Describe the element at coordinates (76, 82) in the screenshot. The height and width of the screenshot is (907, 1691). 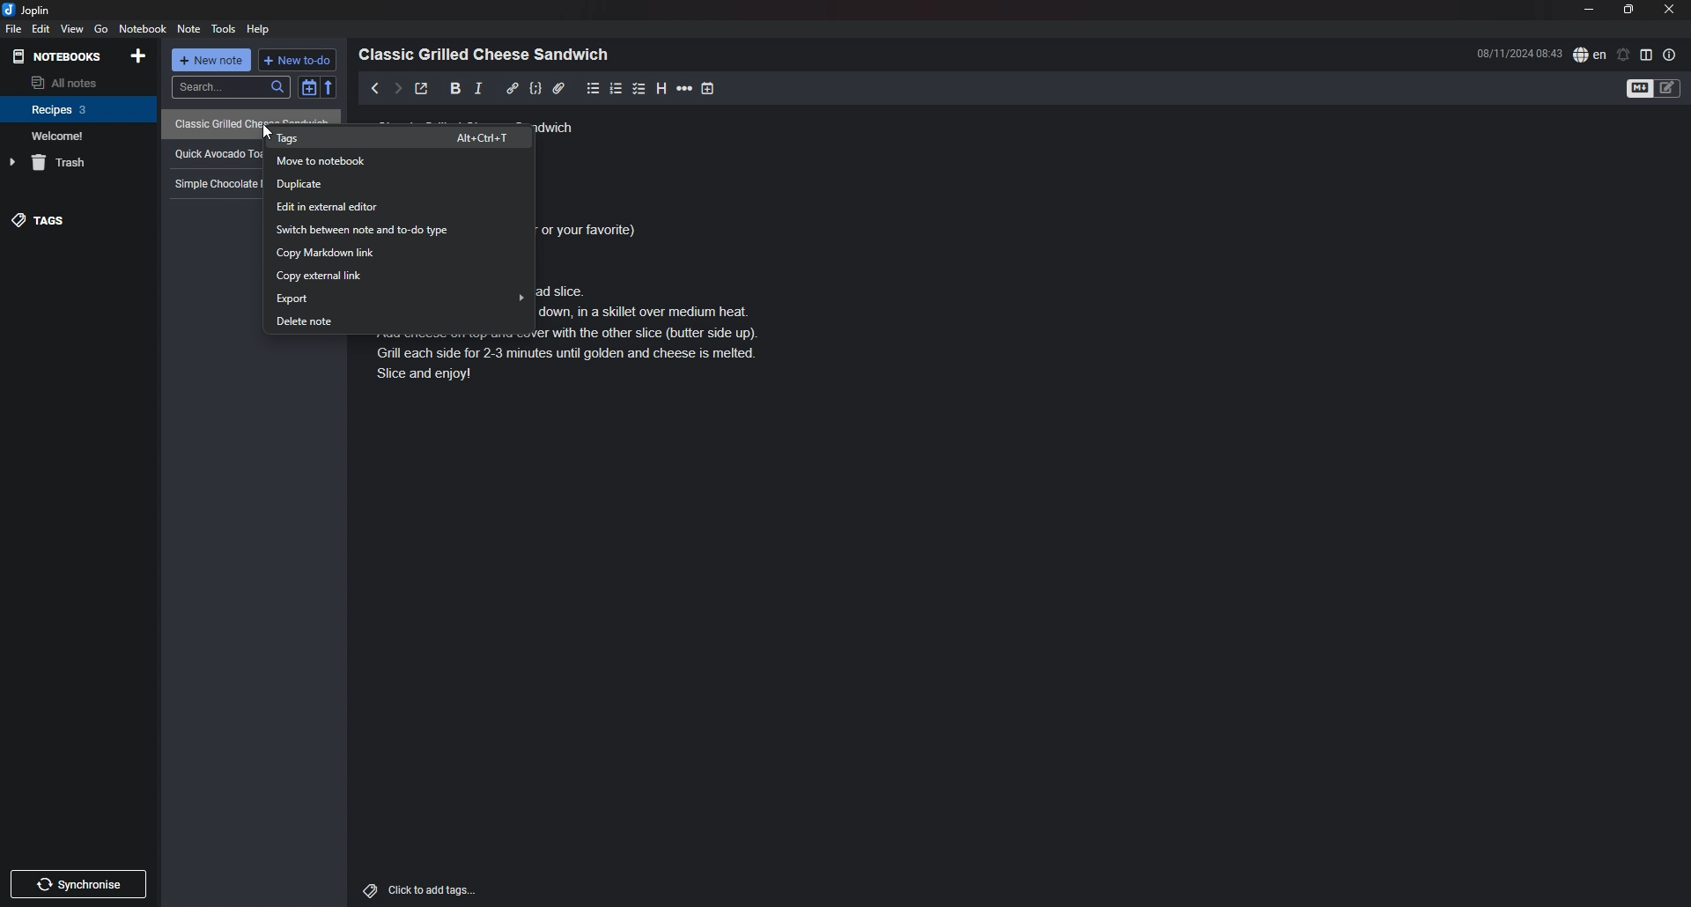
I see `all notes` at that location.